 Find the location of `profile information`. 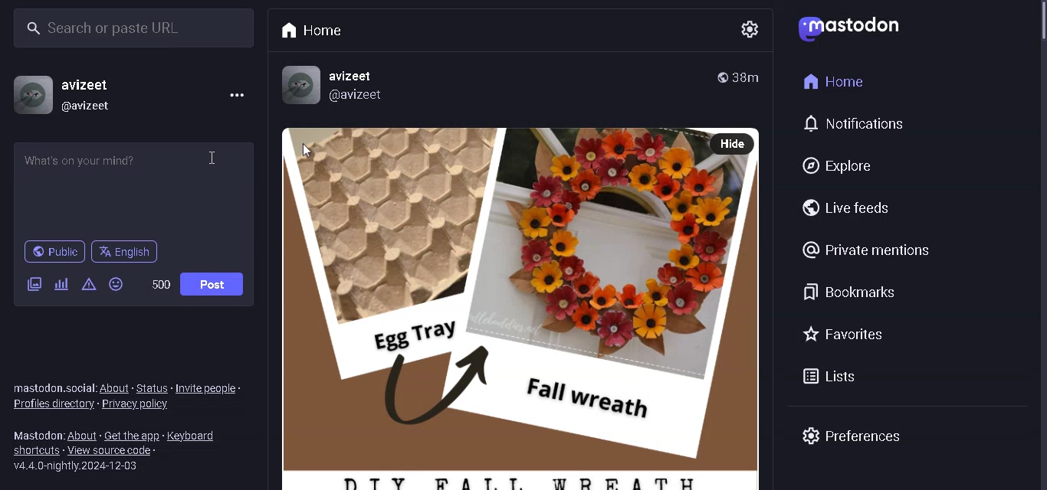

profile information is located at coordinates (335, 85).